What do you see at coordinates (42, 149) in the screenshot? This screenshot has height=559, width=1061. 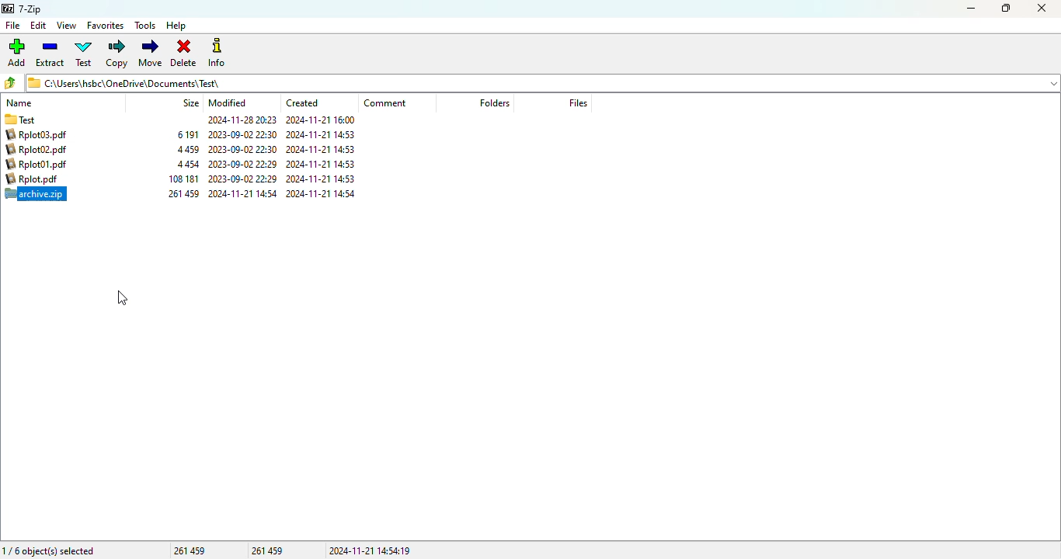 I see `Rplot03.pdf ` at bounding box center [42, 149].